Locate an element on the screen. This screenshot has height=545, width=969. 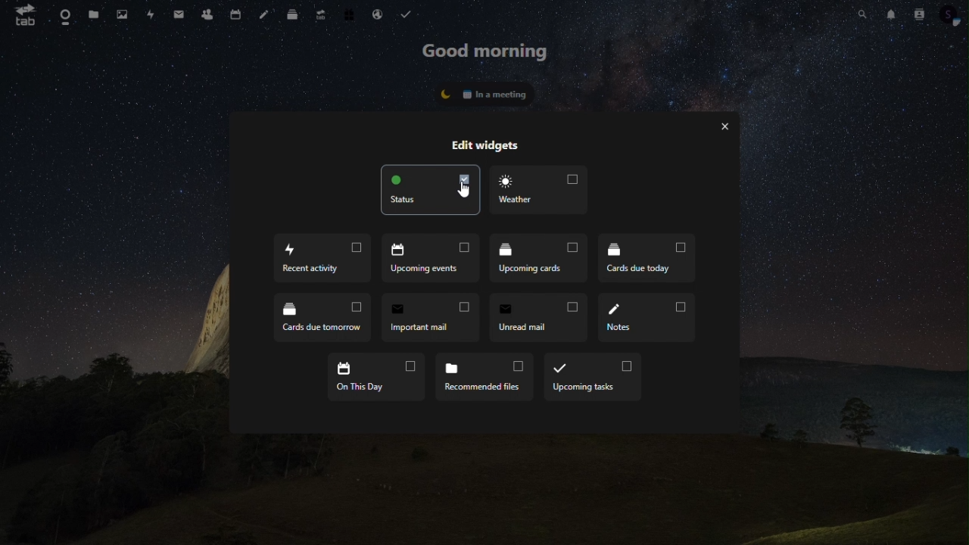
image is located at coordinates (126, 15).